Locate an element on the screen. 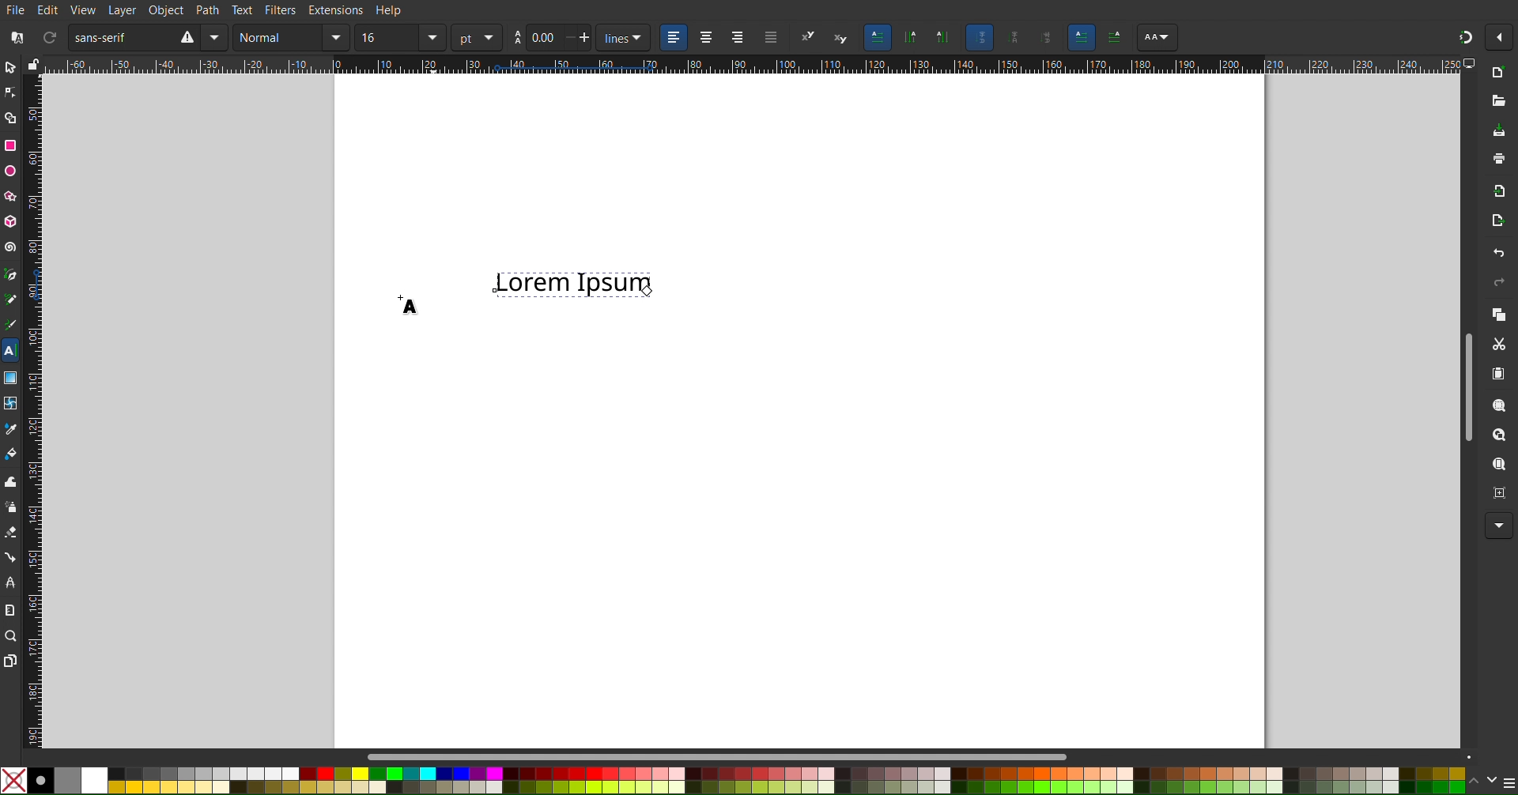  New is located at coordinates (1503, 71).